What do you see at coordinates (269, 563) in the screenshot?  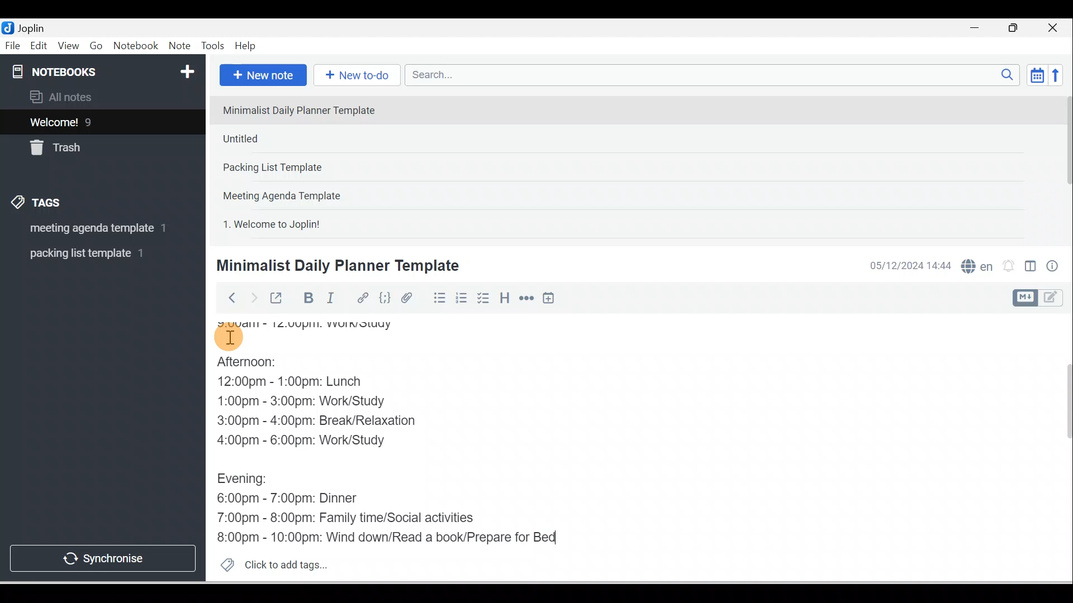 I see `Click to add tags` at bounding box center [269, 563].